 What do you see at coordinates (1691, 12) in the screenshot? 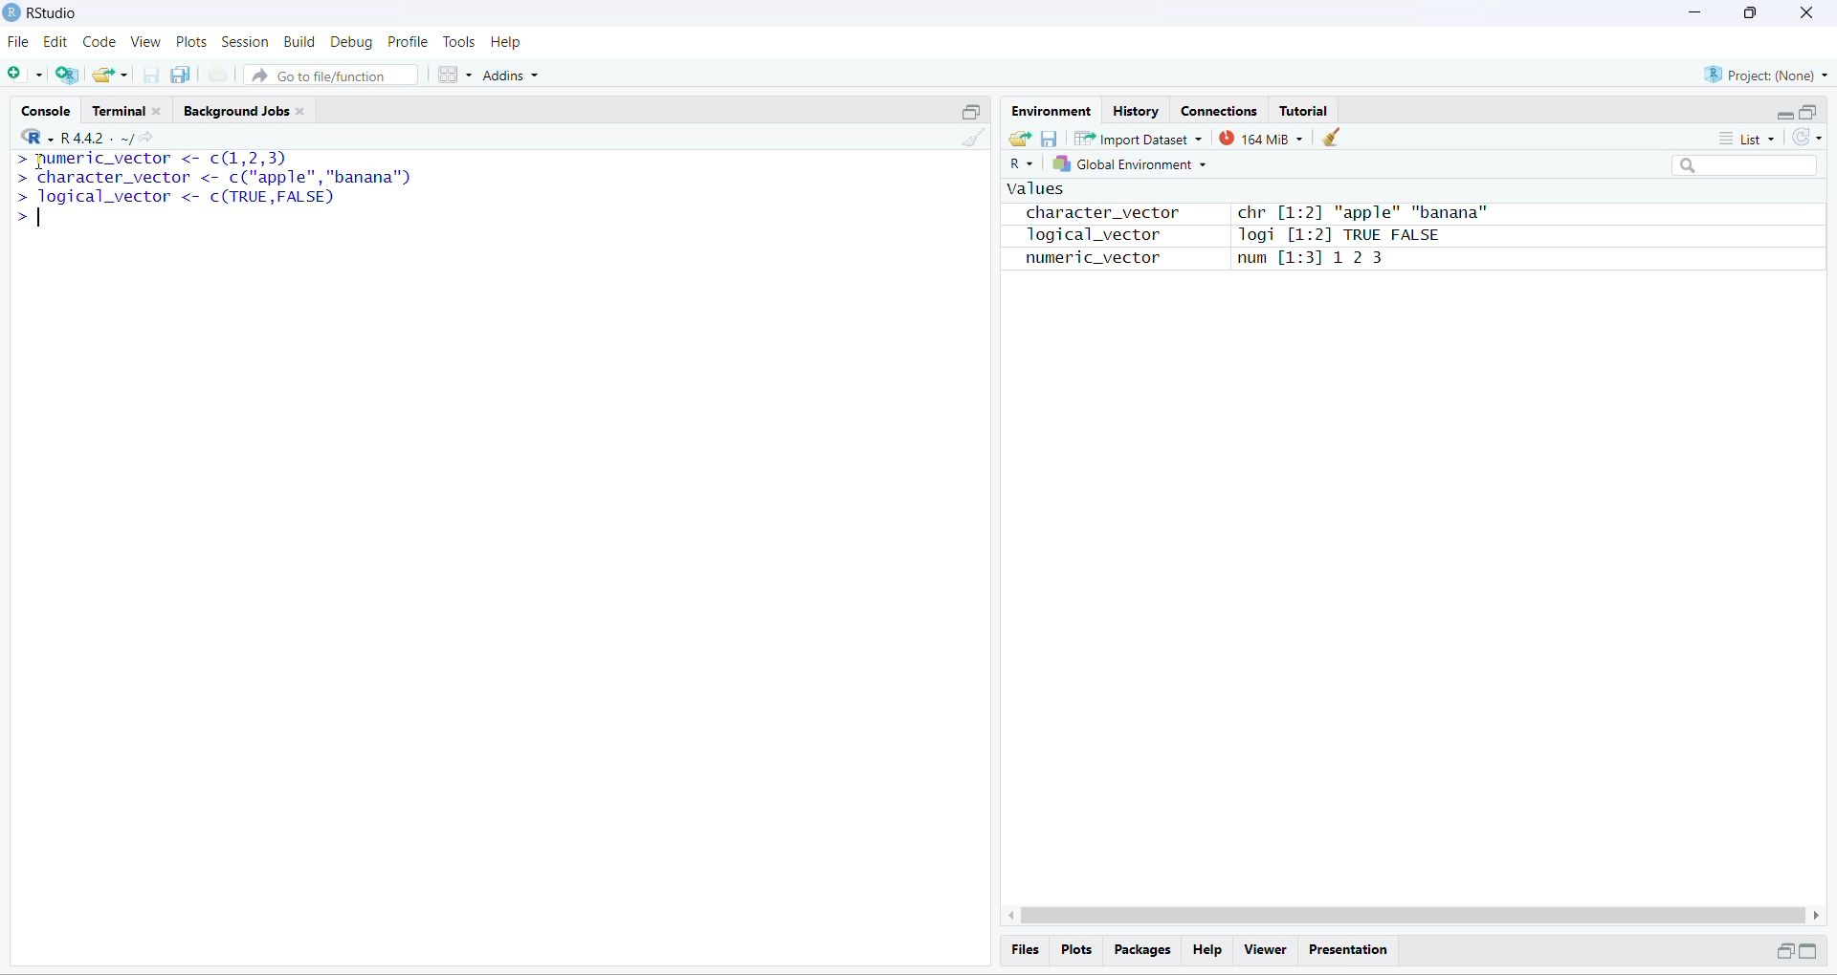
I see `minimize` at bounding box center [1691, 12].